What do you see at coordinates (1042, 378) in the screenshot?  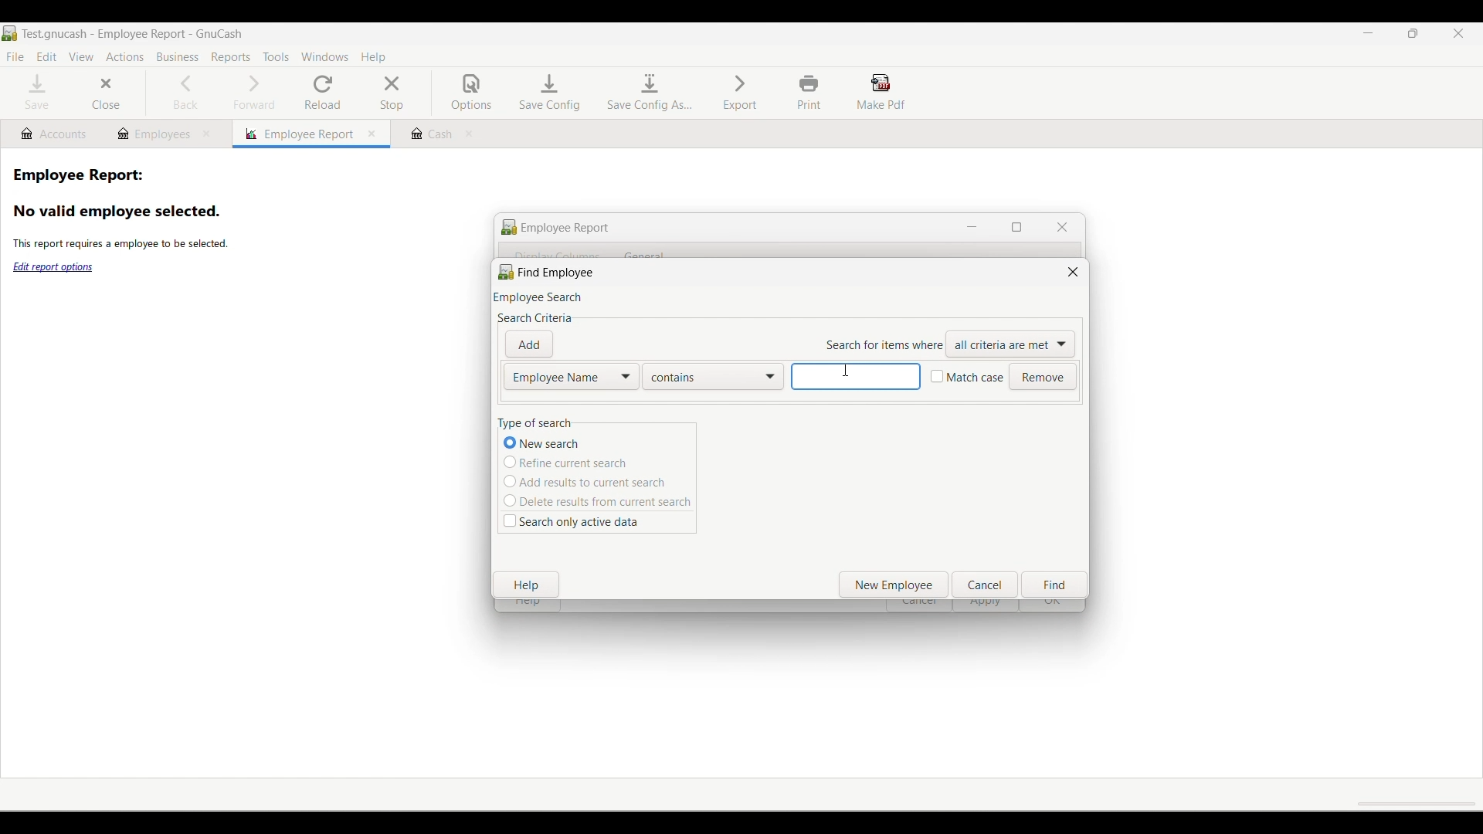 I see `Remove` at bounding box center [1042, 378].